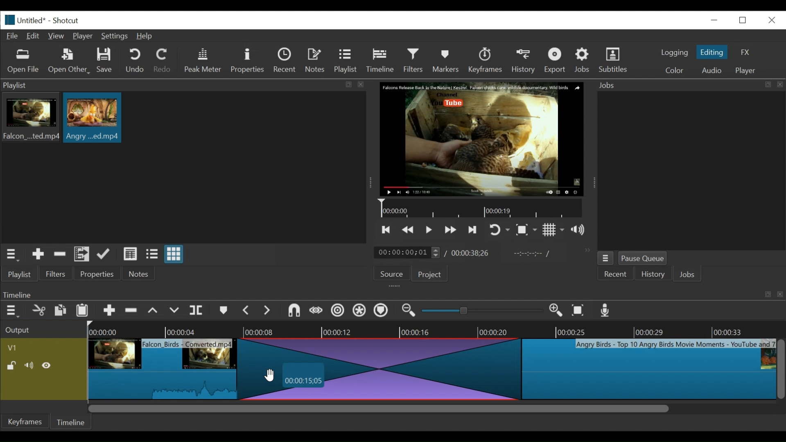 The height and width of the screenshot is (442, 786). I want to click on Record audio, so click(606, 312).